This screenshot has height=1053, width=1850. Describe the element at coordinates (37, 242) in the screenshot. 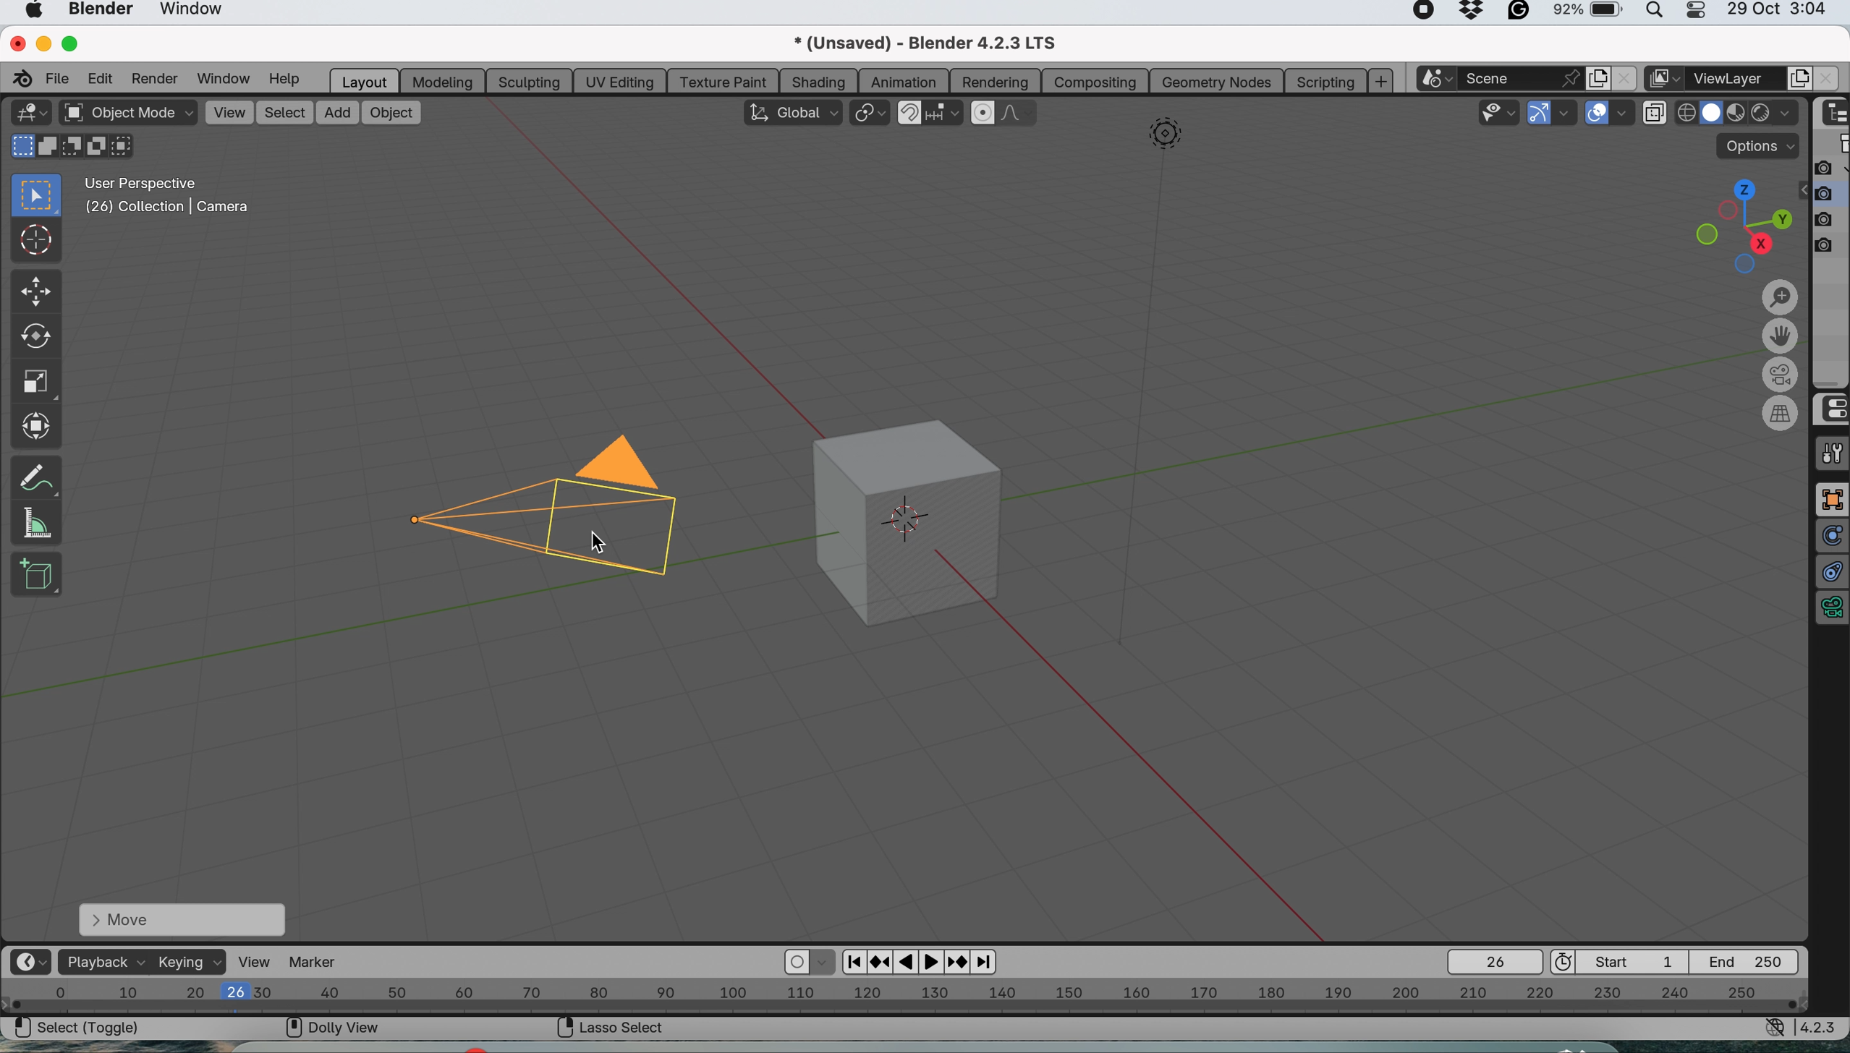

I see `cursor` at that location.